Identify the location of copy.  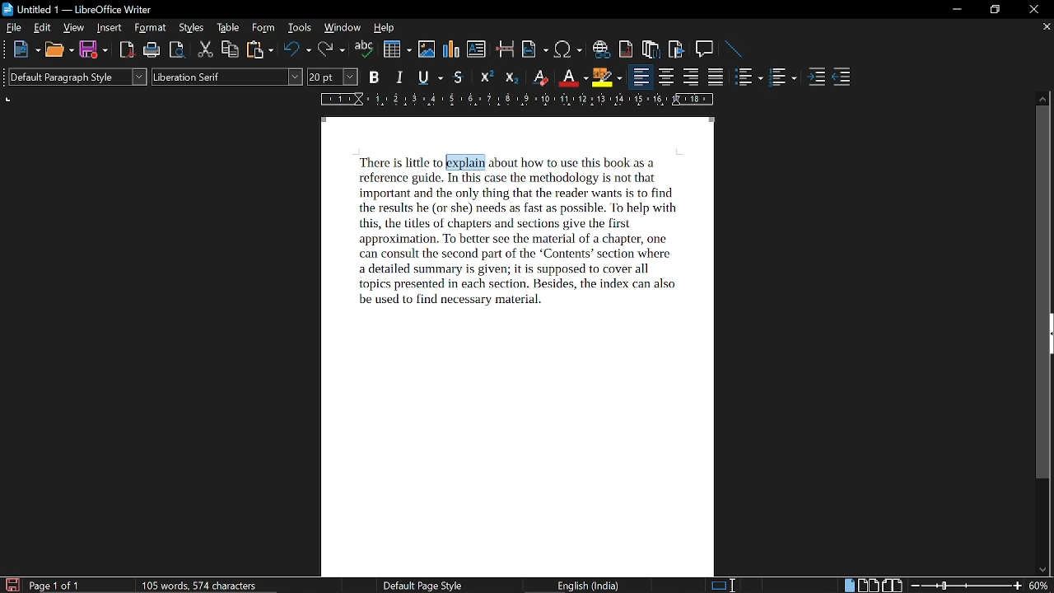
(231, 50).